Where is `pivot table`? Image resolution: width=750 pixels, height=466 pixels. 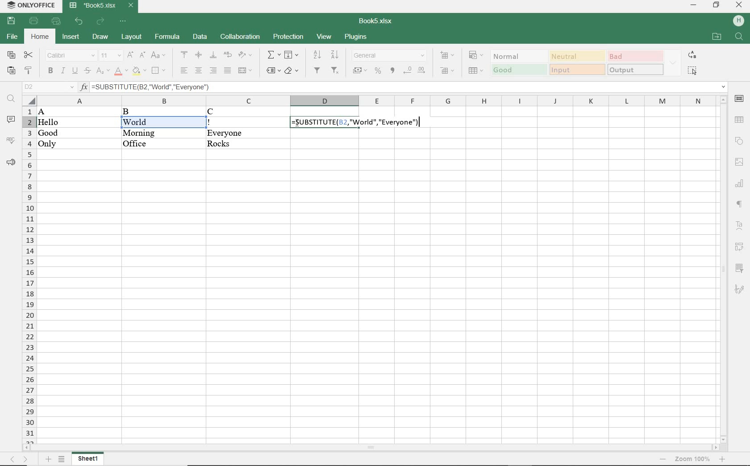 pivot table is located at coordinates (740, 247).